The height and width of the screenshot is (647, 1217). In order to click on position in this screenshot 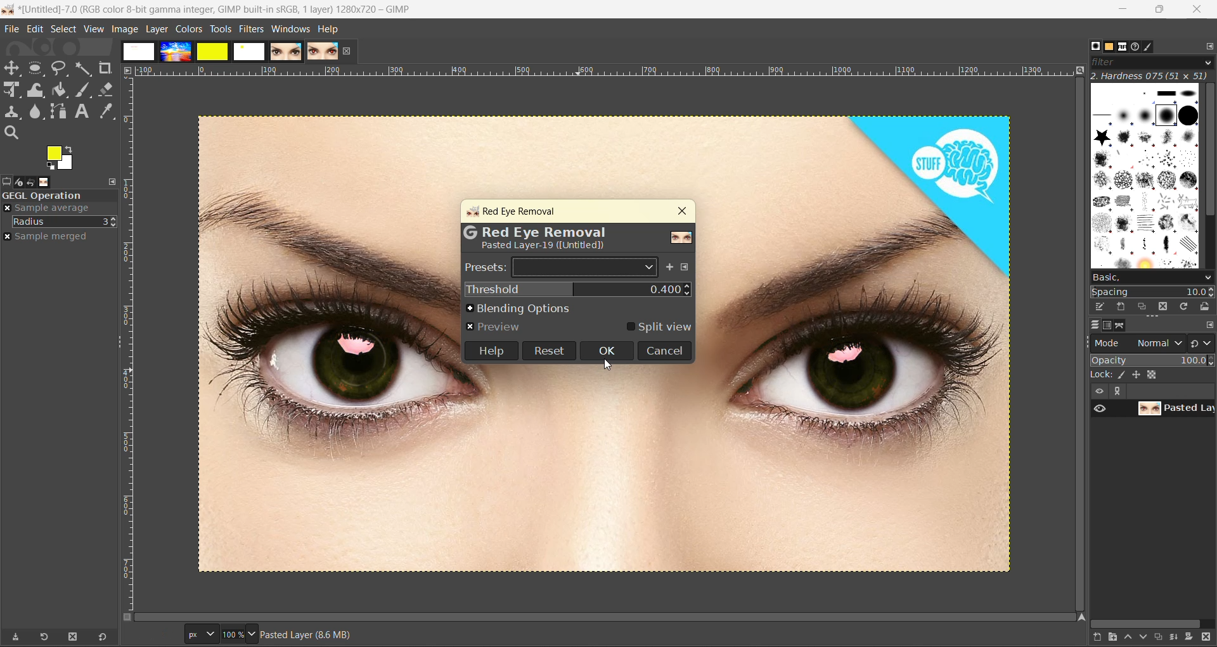, I will do `click(1138, 375)`.